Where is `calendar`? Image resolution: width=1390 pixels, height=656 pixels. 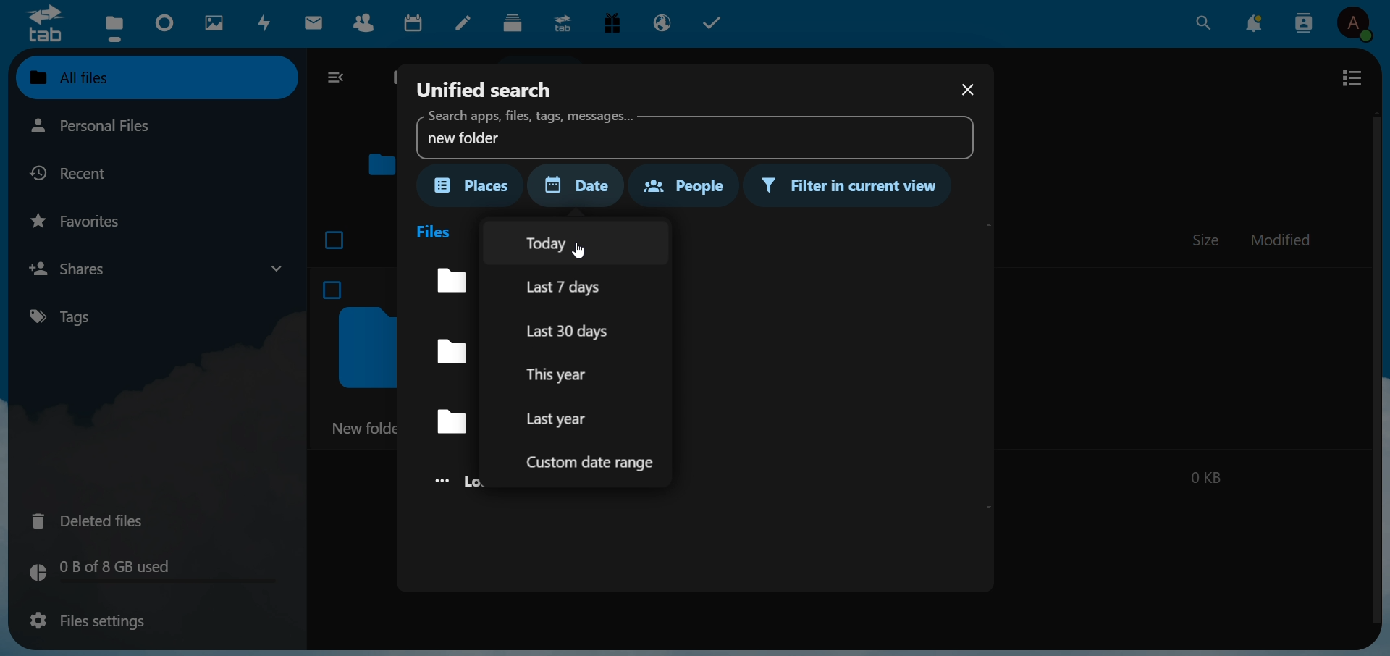 calendar is located at coordinates (417, 25).